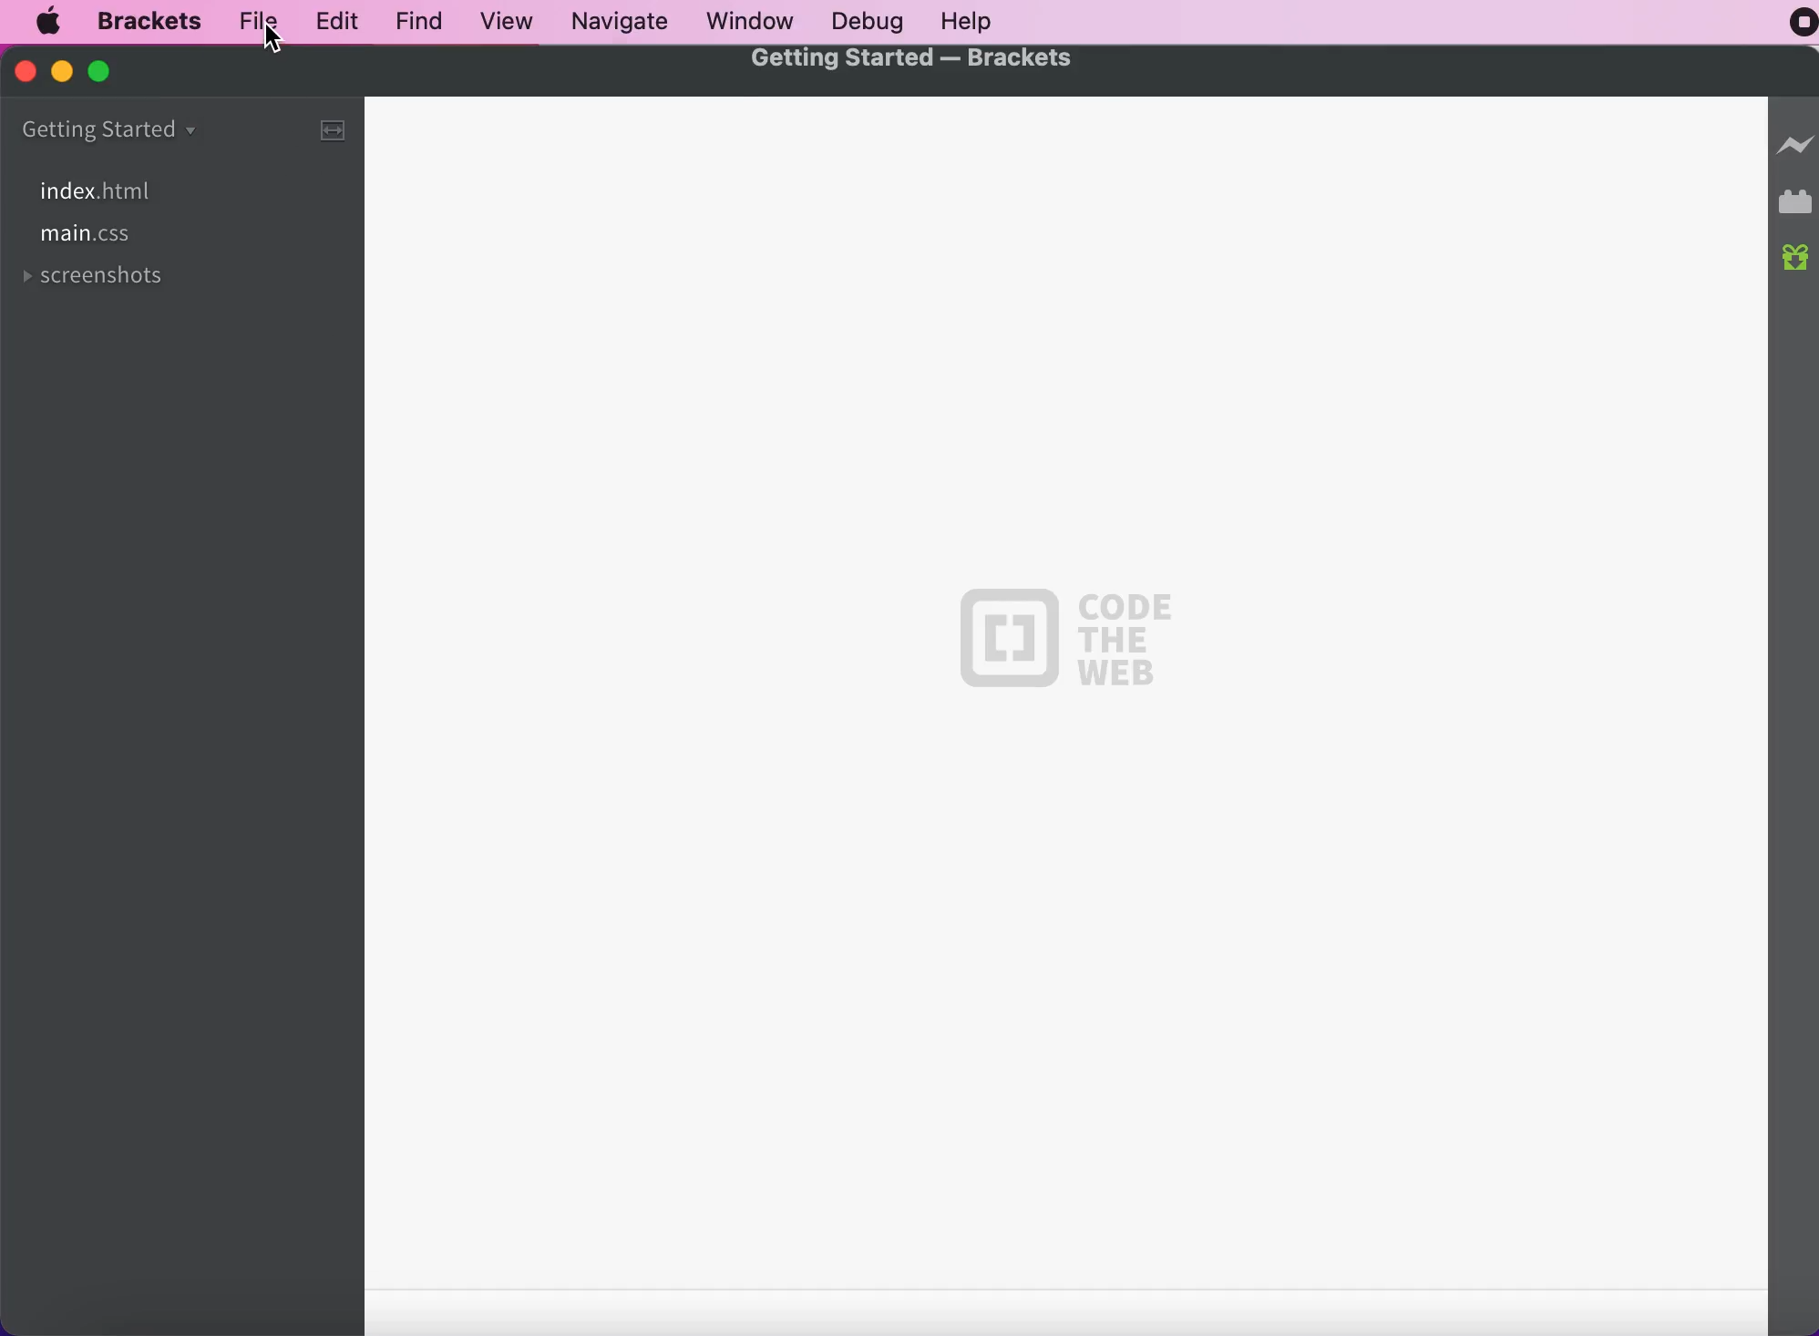  What do you see at coordinates (341, 20) in the screenshot?
I see `edit` at bounding box center [341, 20].